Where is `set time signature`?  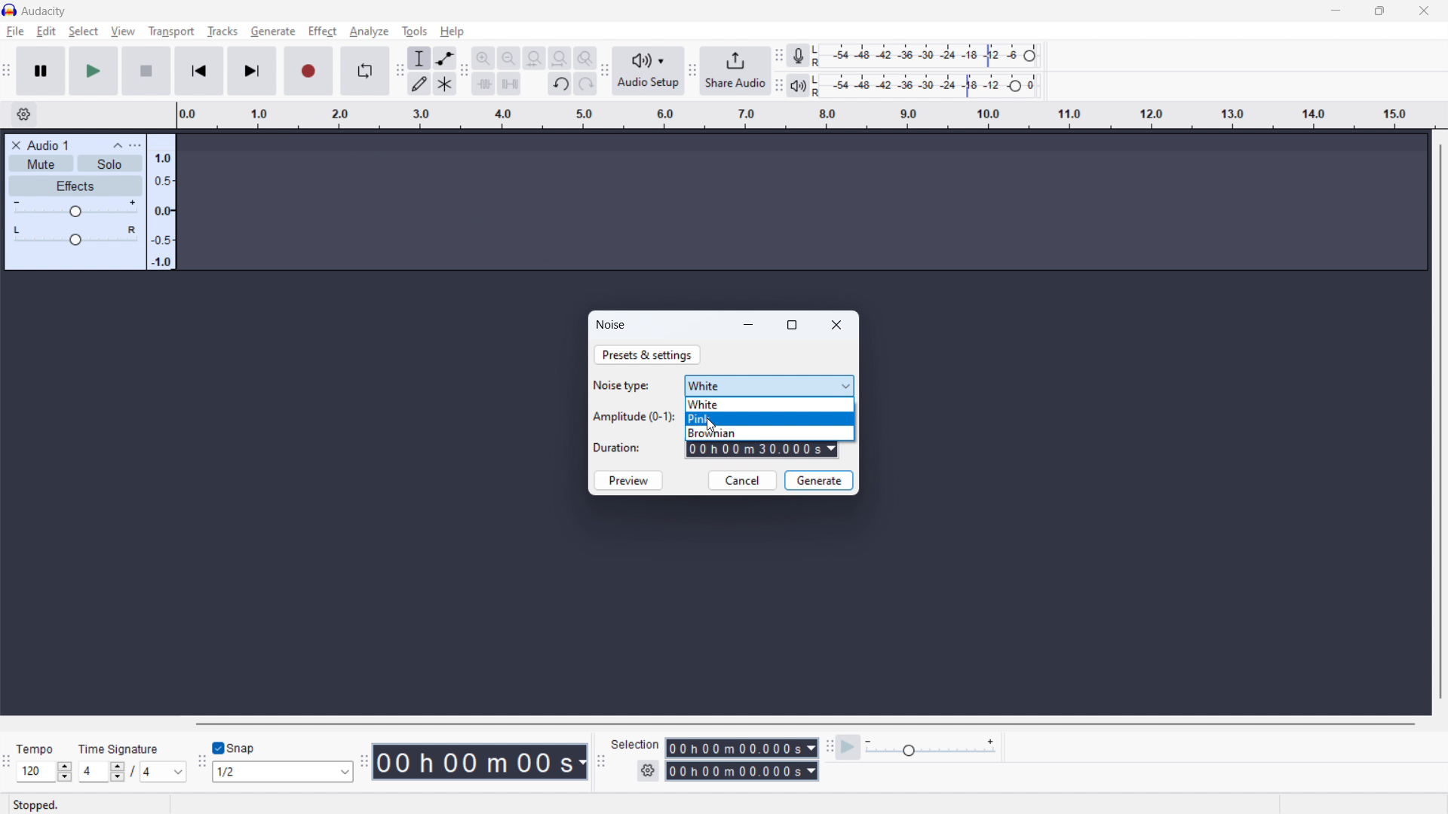
set time signature is located at coordinates (133, 772).